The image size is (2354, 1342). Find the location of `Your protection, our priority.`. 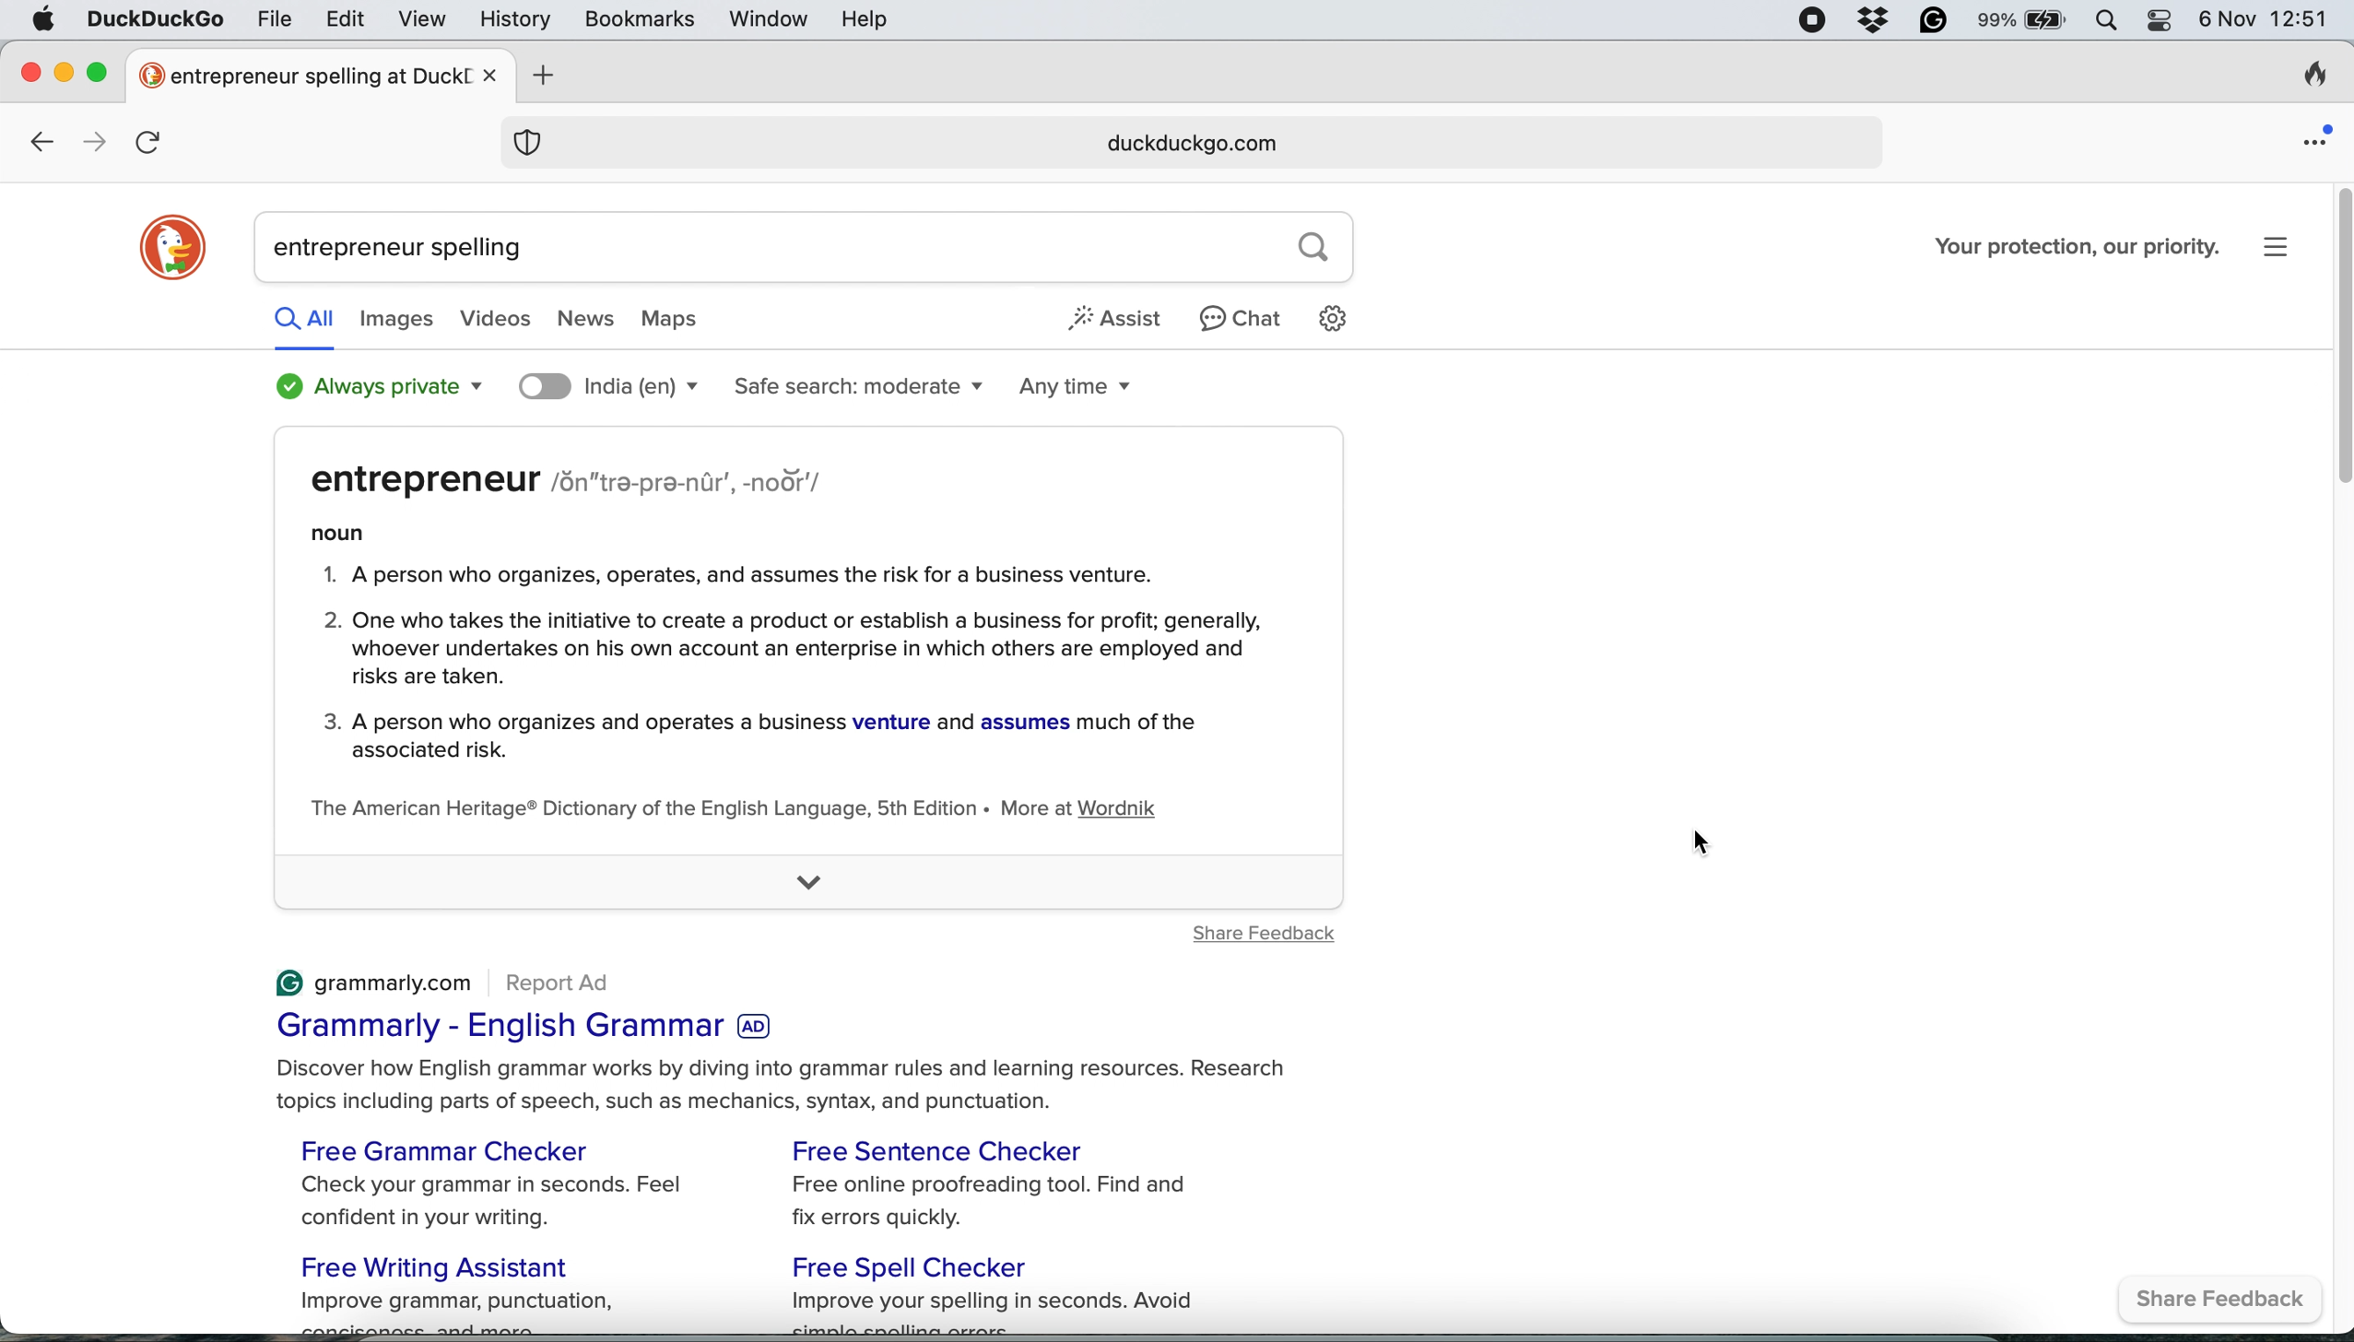

Your protection, our priority. is located at coordinates (2062, 247).